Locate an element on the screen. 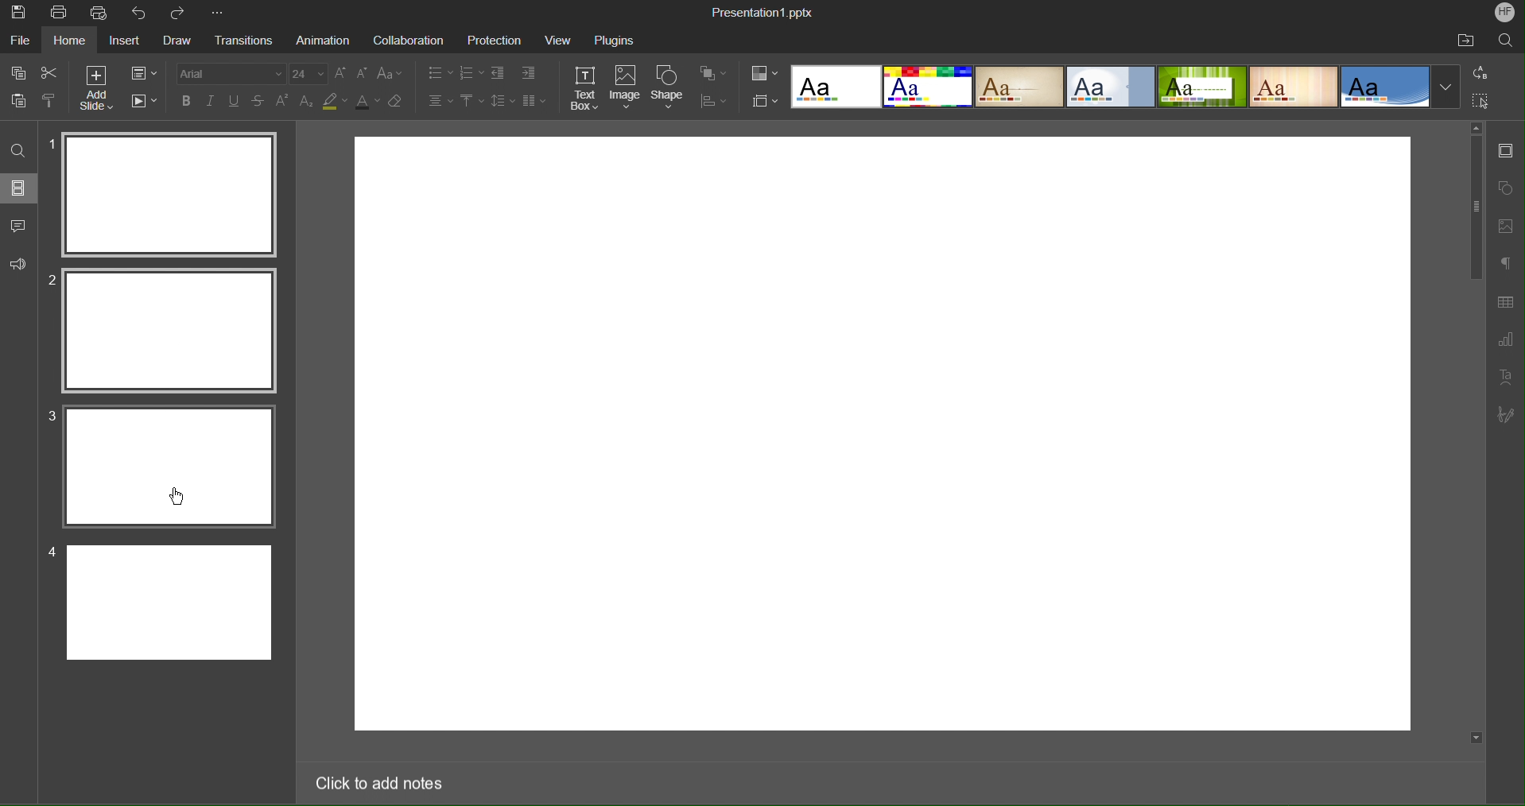  Slide Settings is located at coordinates (762, 100).